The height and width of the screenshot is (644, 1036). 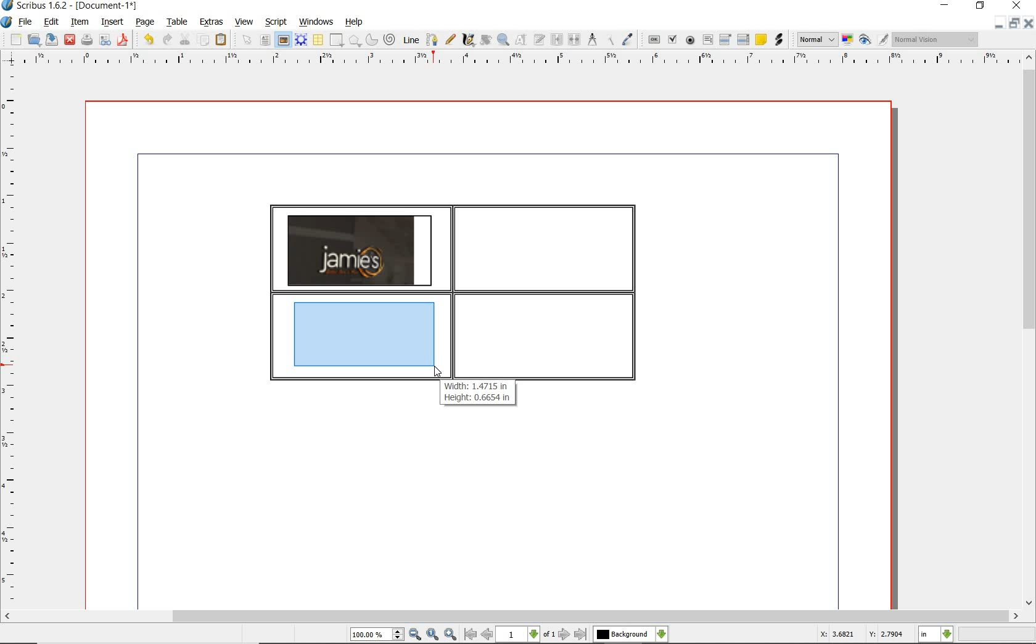 What do you see at coordinates (301, 39) in the screenshot?
I see `render frame` at bounding box center [301, 39].